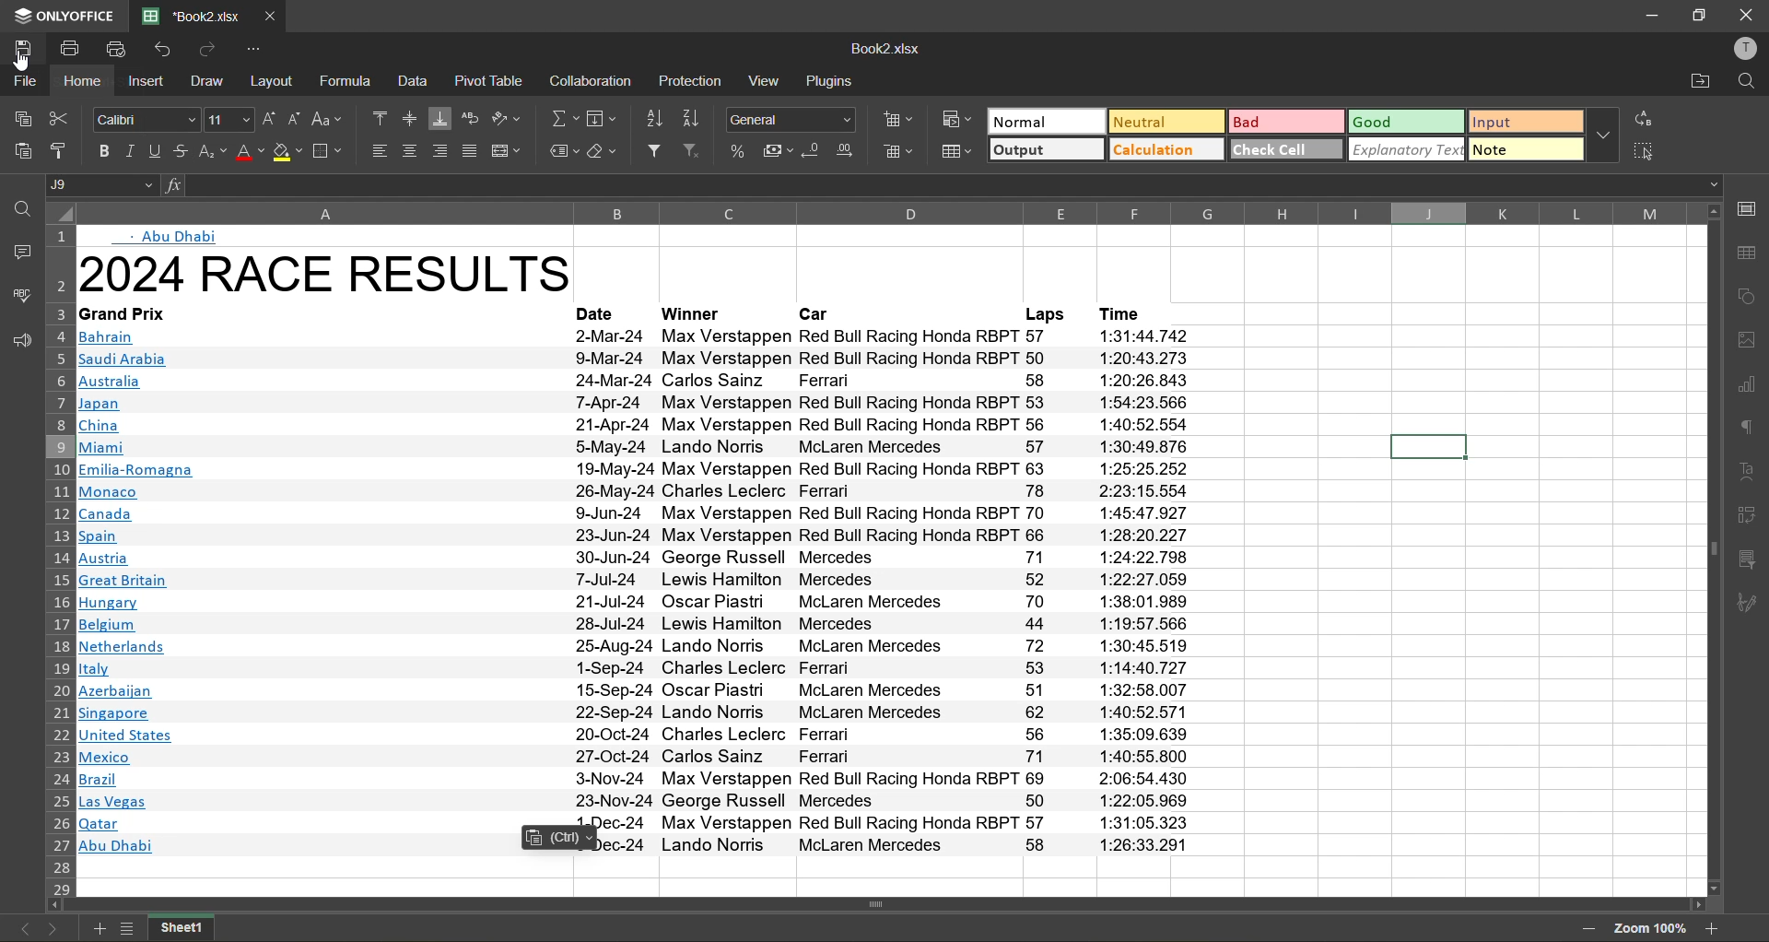 The image size is (1769, 942). What do you see at coordinates (689, 119) in the screenshot?
I see `sort descending` at bounding box center [689, 119].